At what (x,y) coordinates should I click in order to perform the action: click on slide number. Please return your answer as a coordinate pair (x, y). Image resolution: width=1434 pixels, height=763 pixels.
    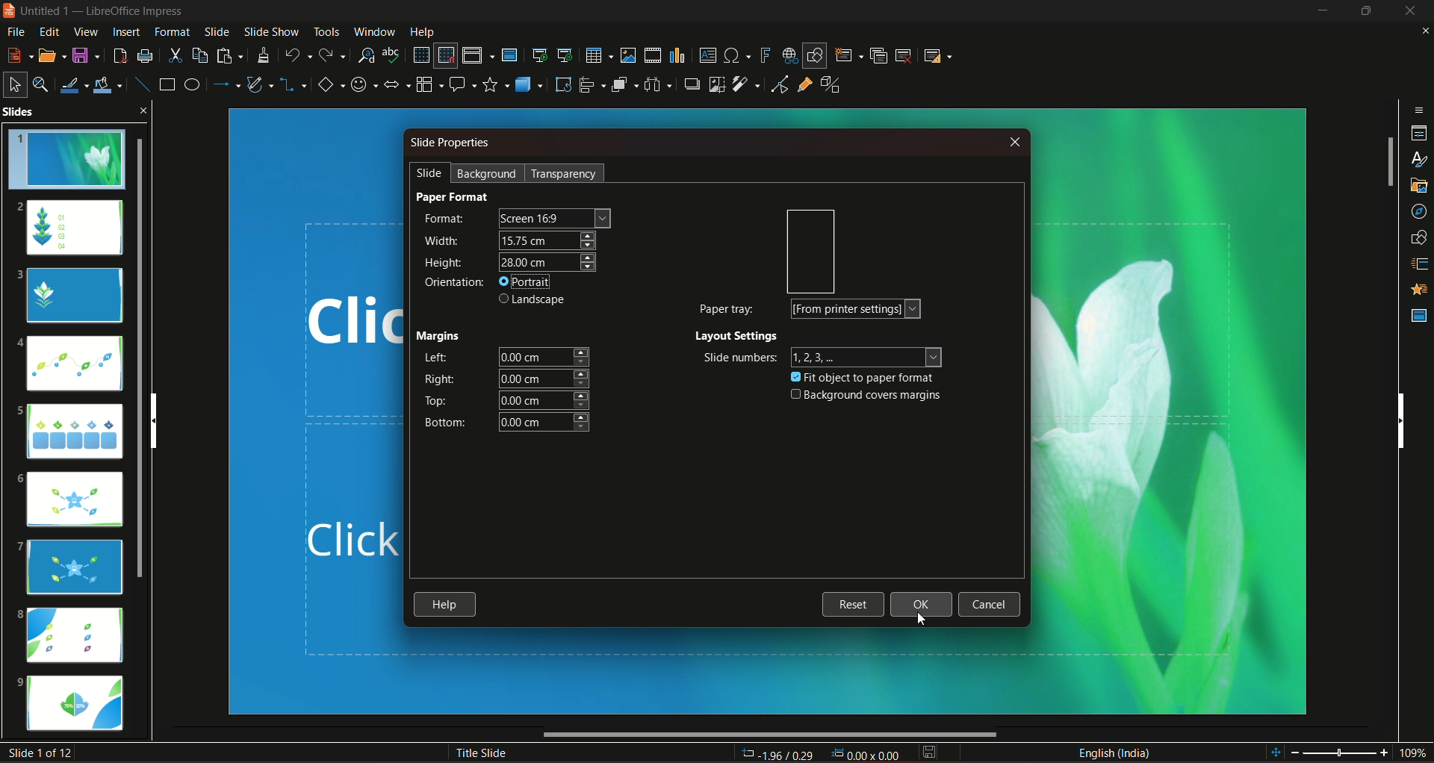
    Looking at the image, I should click on (43, 753).